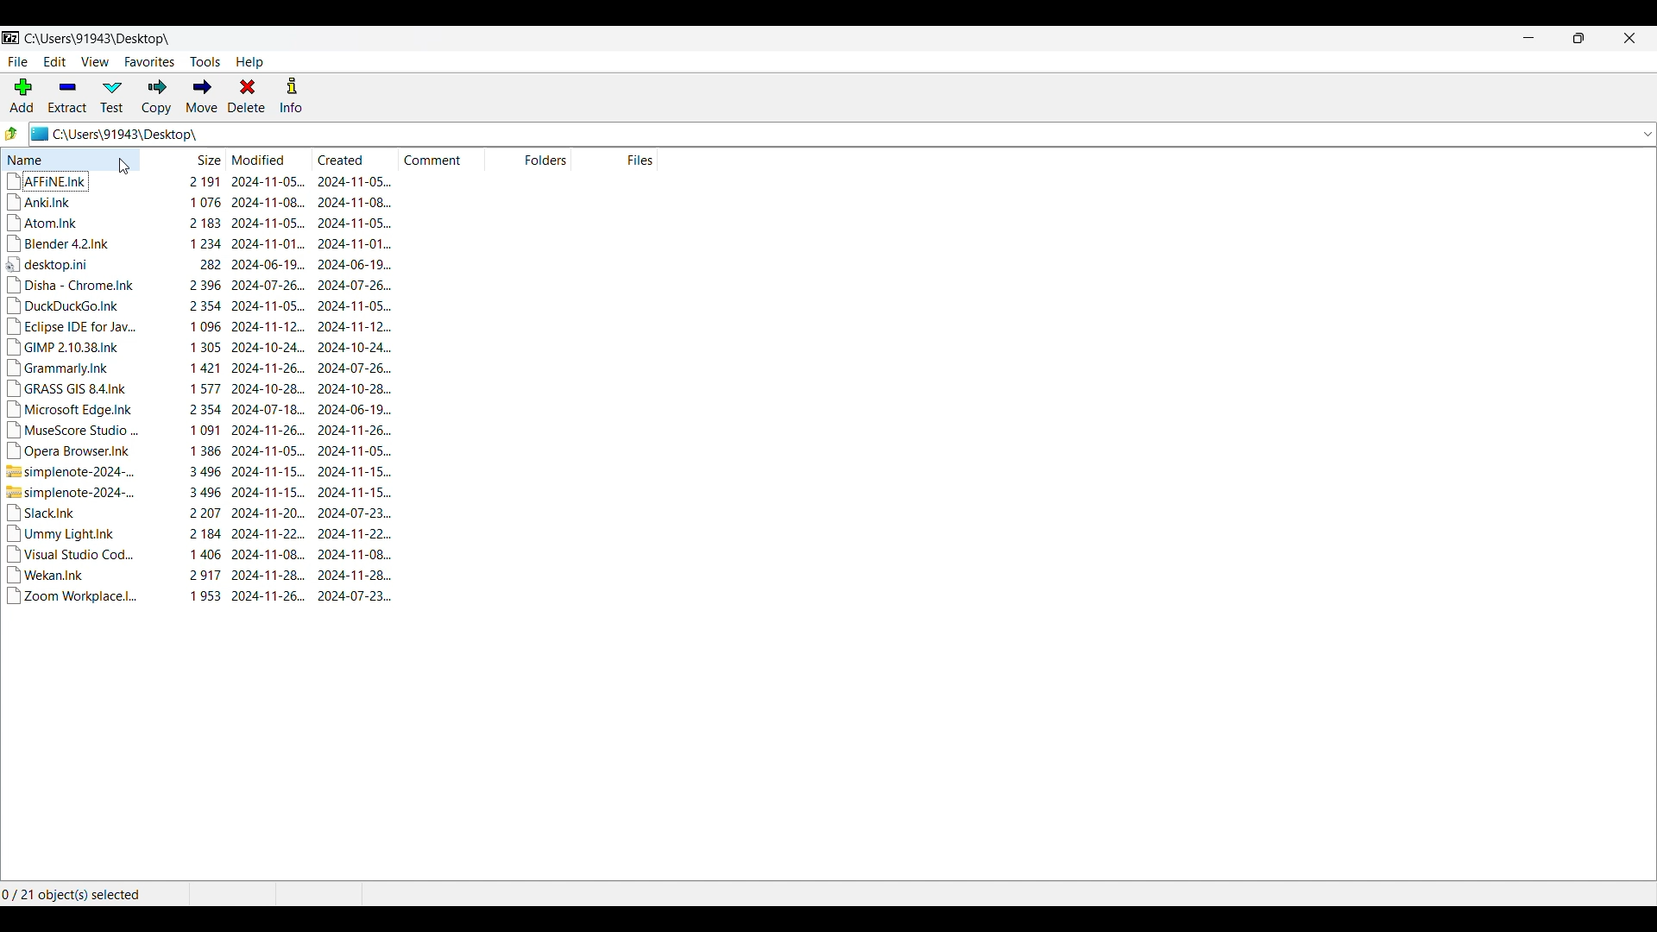 The image size is (1657, 932). Describe the element at coordinates (292, 96) in the screenshot. I see `Info` at that location.